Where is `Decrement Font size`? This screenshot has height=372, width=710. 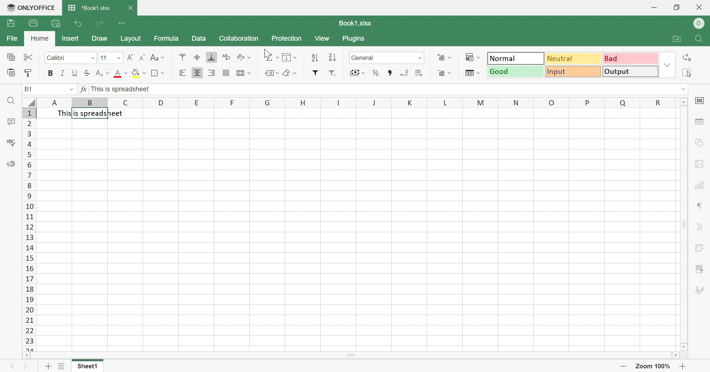 Decrement Font size is located at coordinates (142, 57).